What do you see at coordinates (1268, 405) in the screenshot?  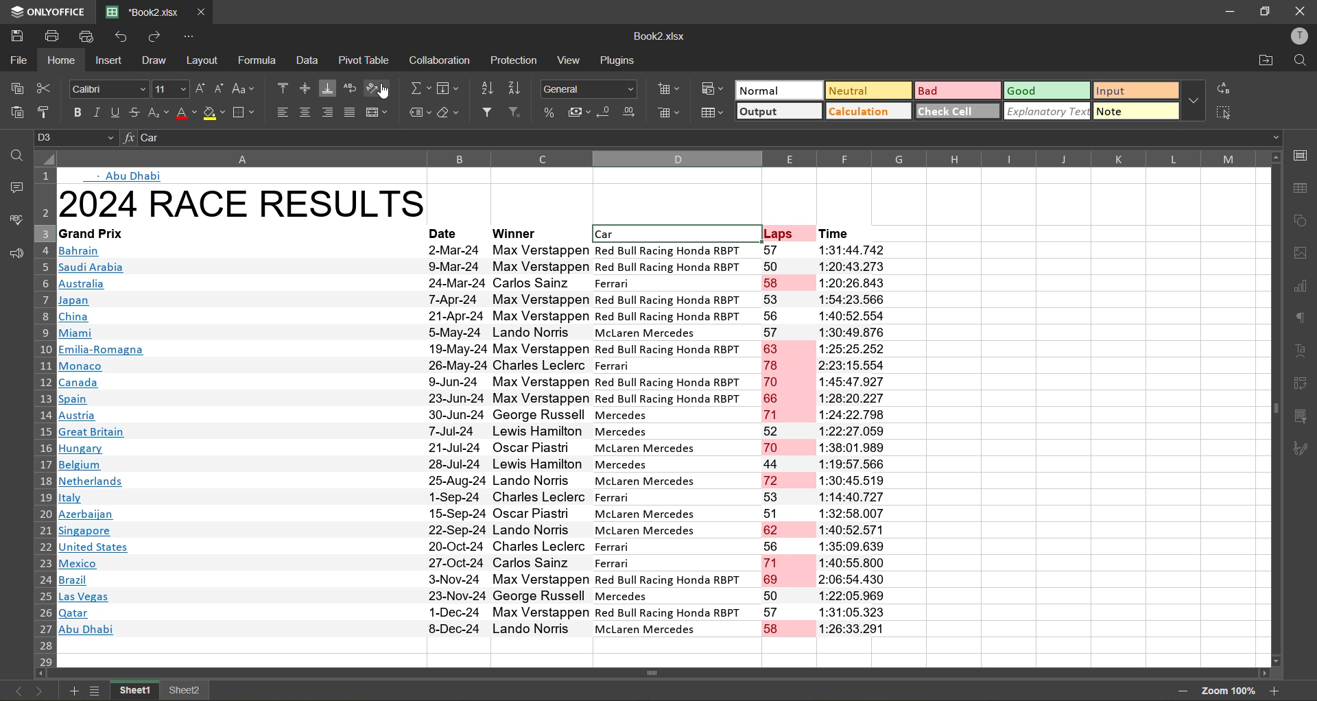 I see `Scrollbar` at bounding box center [1268, 405].